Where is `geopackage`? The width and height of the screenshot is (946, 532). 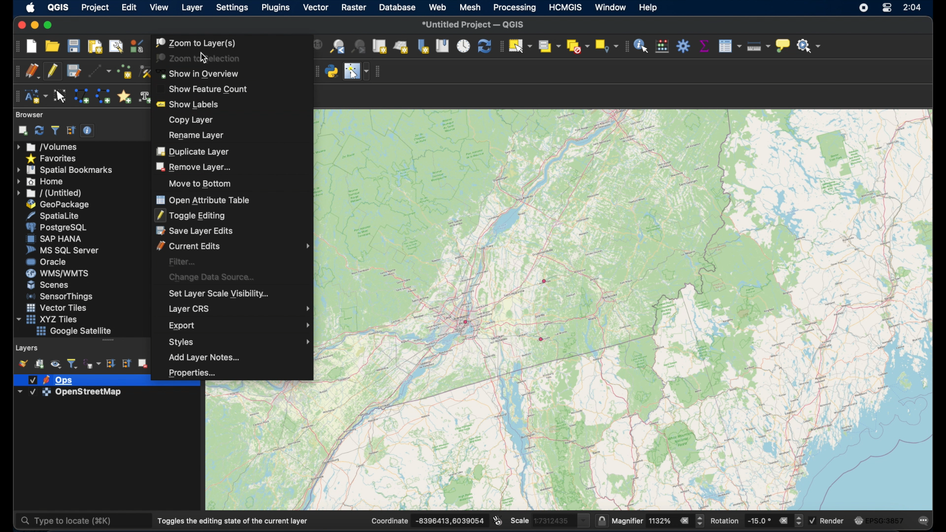
geopackage is located at coordinates (55, 204).